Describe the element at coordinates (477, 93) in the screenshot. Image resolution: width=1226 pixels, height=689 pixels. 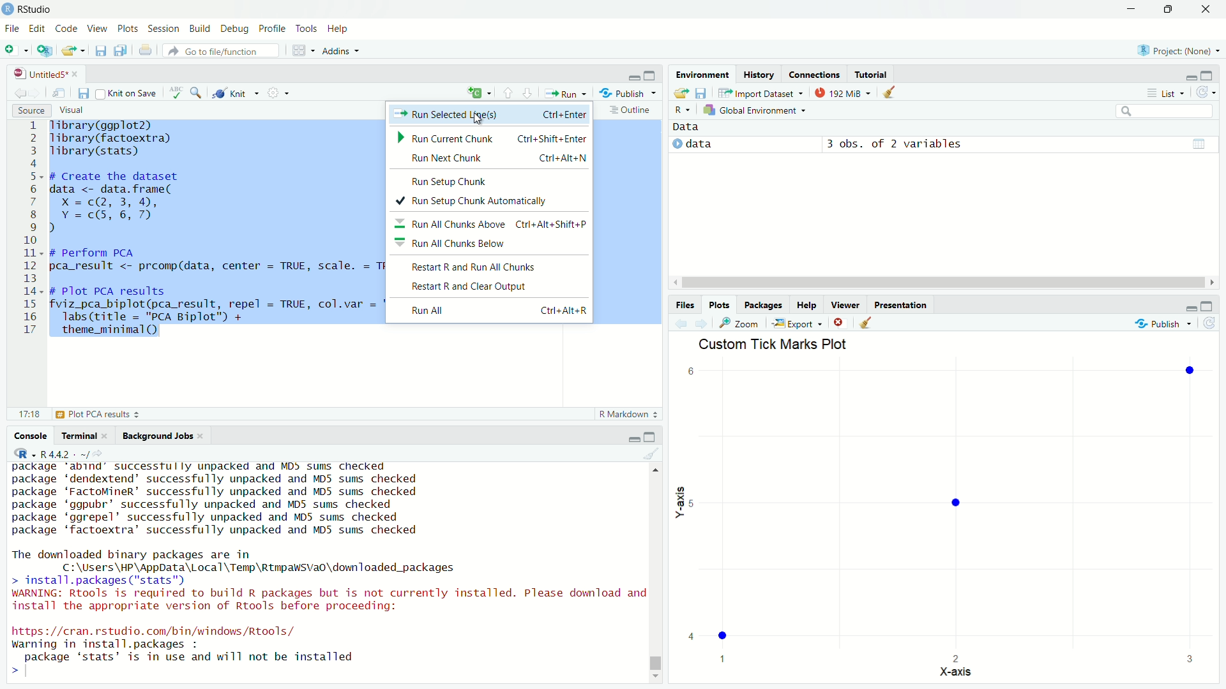
I see `language select` at that location.